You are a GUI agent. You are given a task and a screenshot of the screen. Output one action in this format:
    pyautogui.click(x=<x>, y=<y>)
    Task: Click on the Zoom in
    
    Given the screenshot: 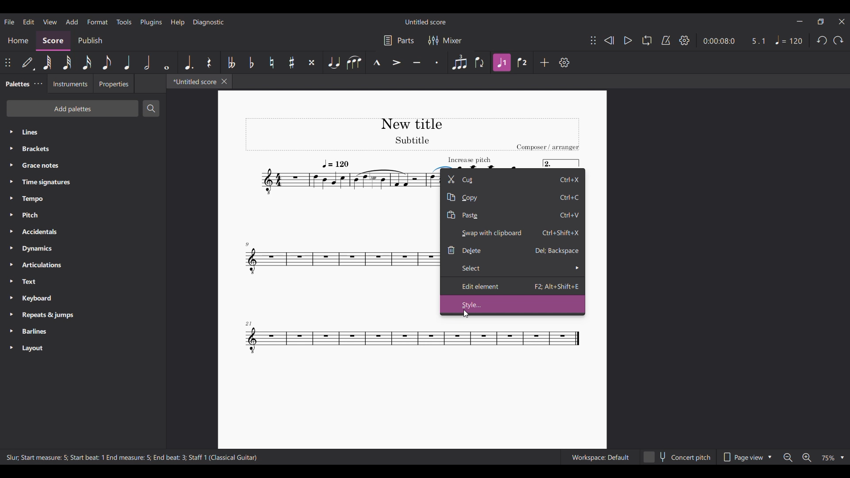 What is the action you would take?
    pyautogui.click(x=806, y=457)
    